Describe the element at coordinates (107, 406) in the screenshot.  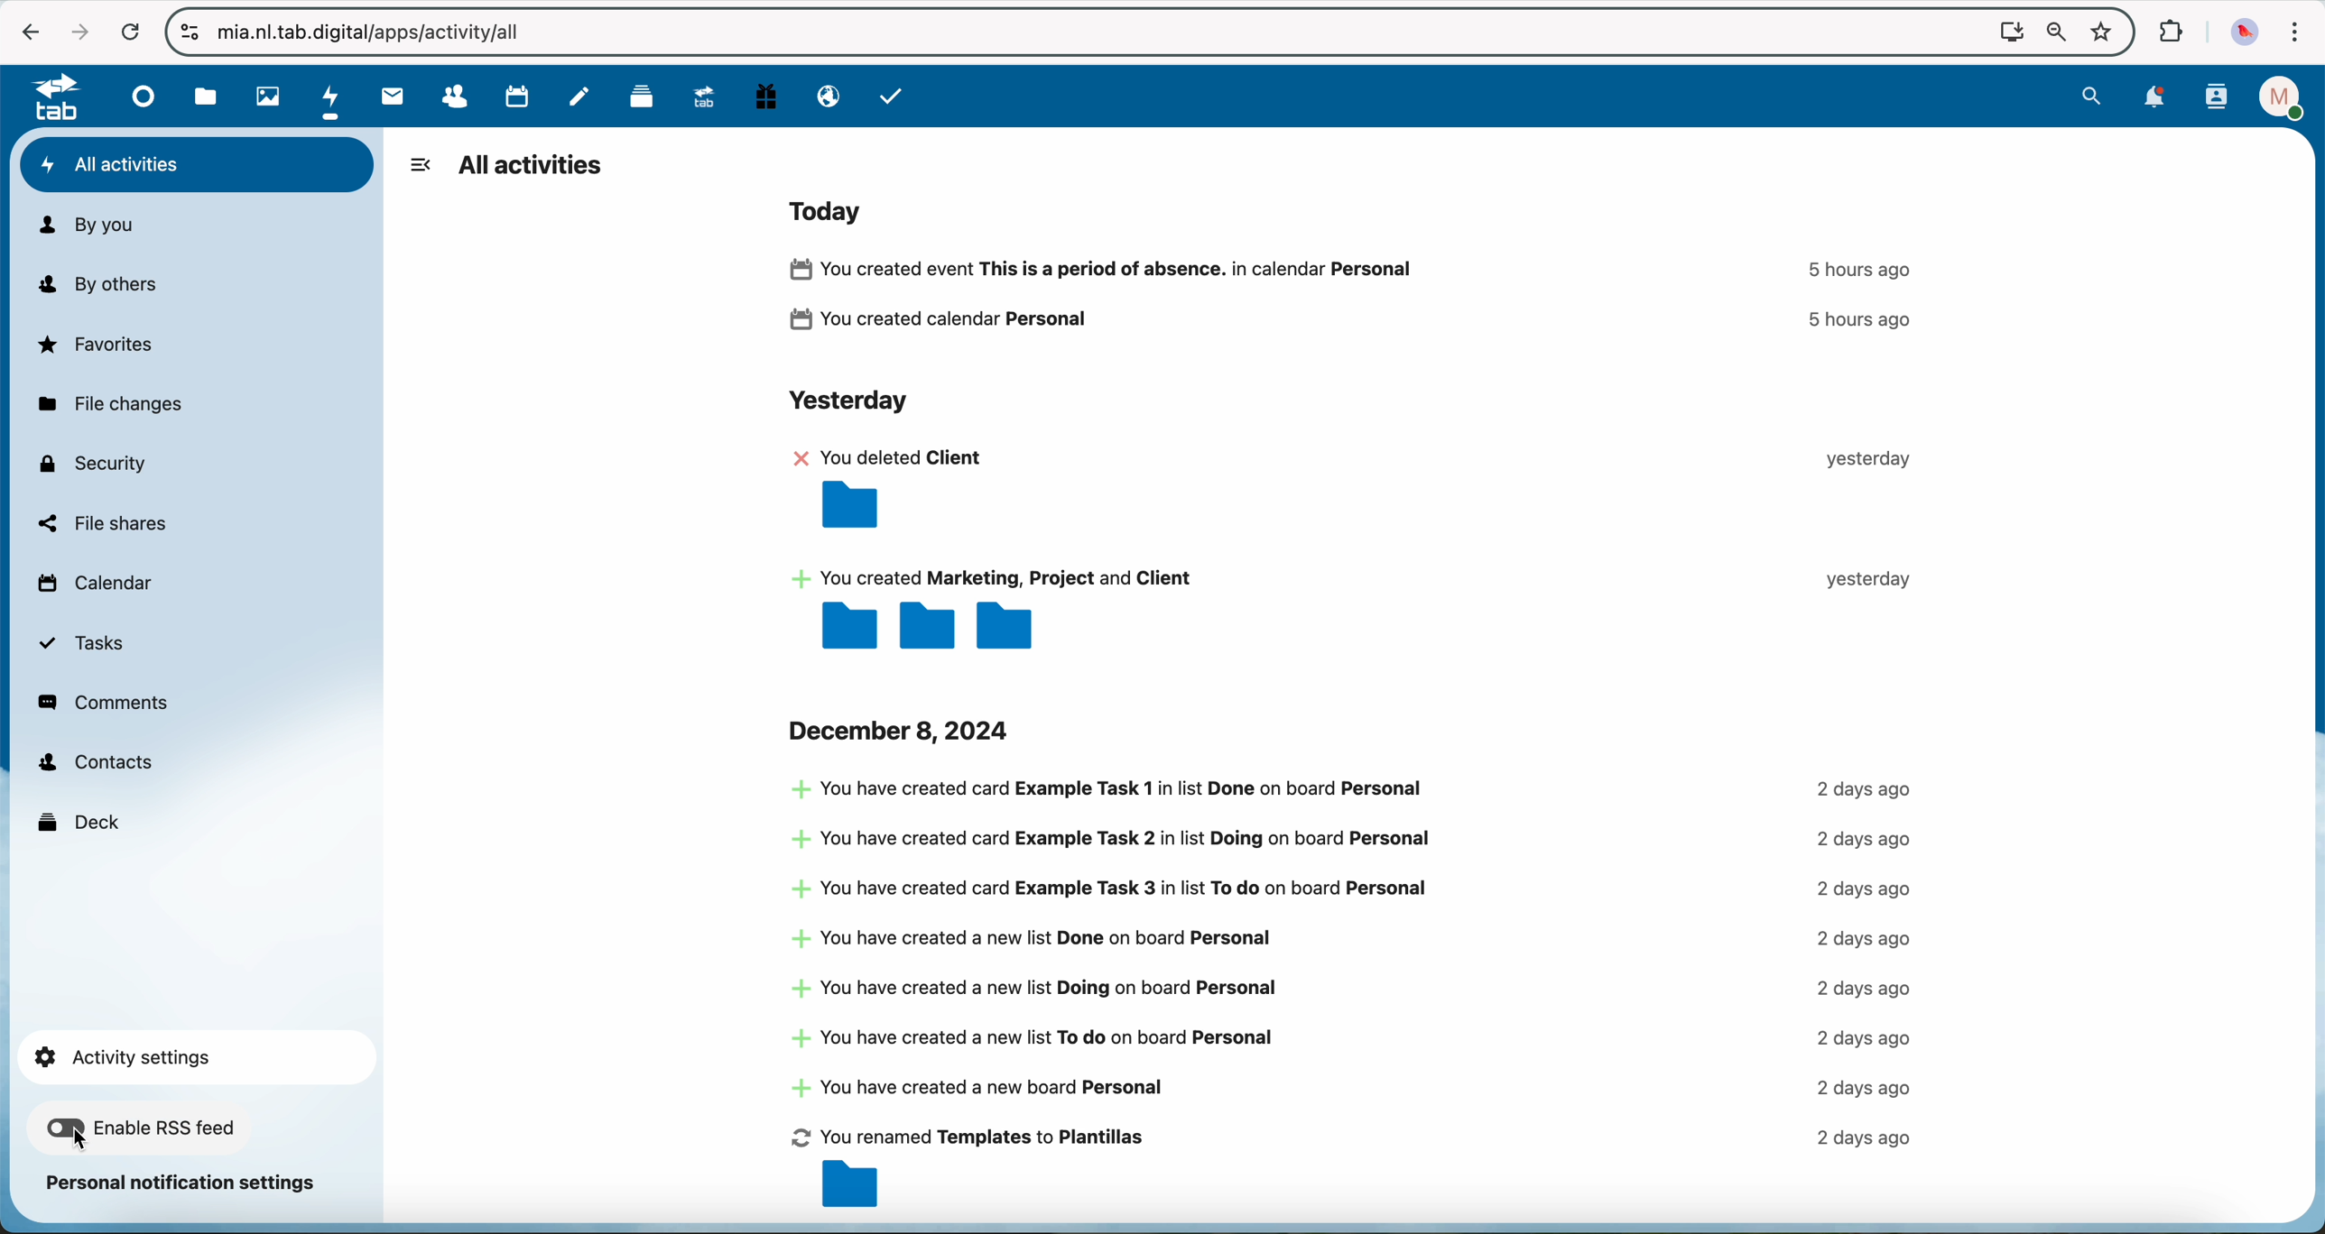
I see `file changes` at that location.